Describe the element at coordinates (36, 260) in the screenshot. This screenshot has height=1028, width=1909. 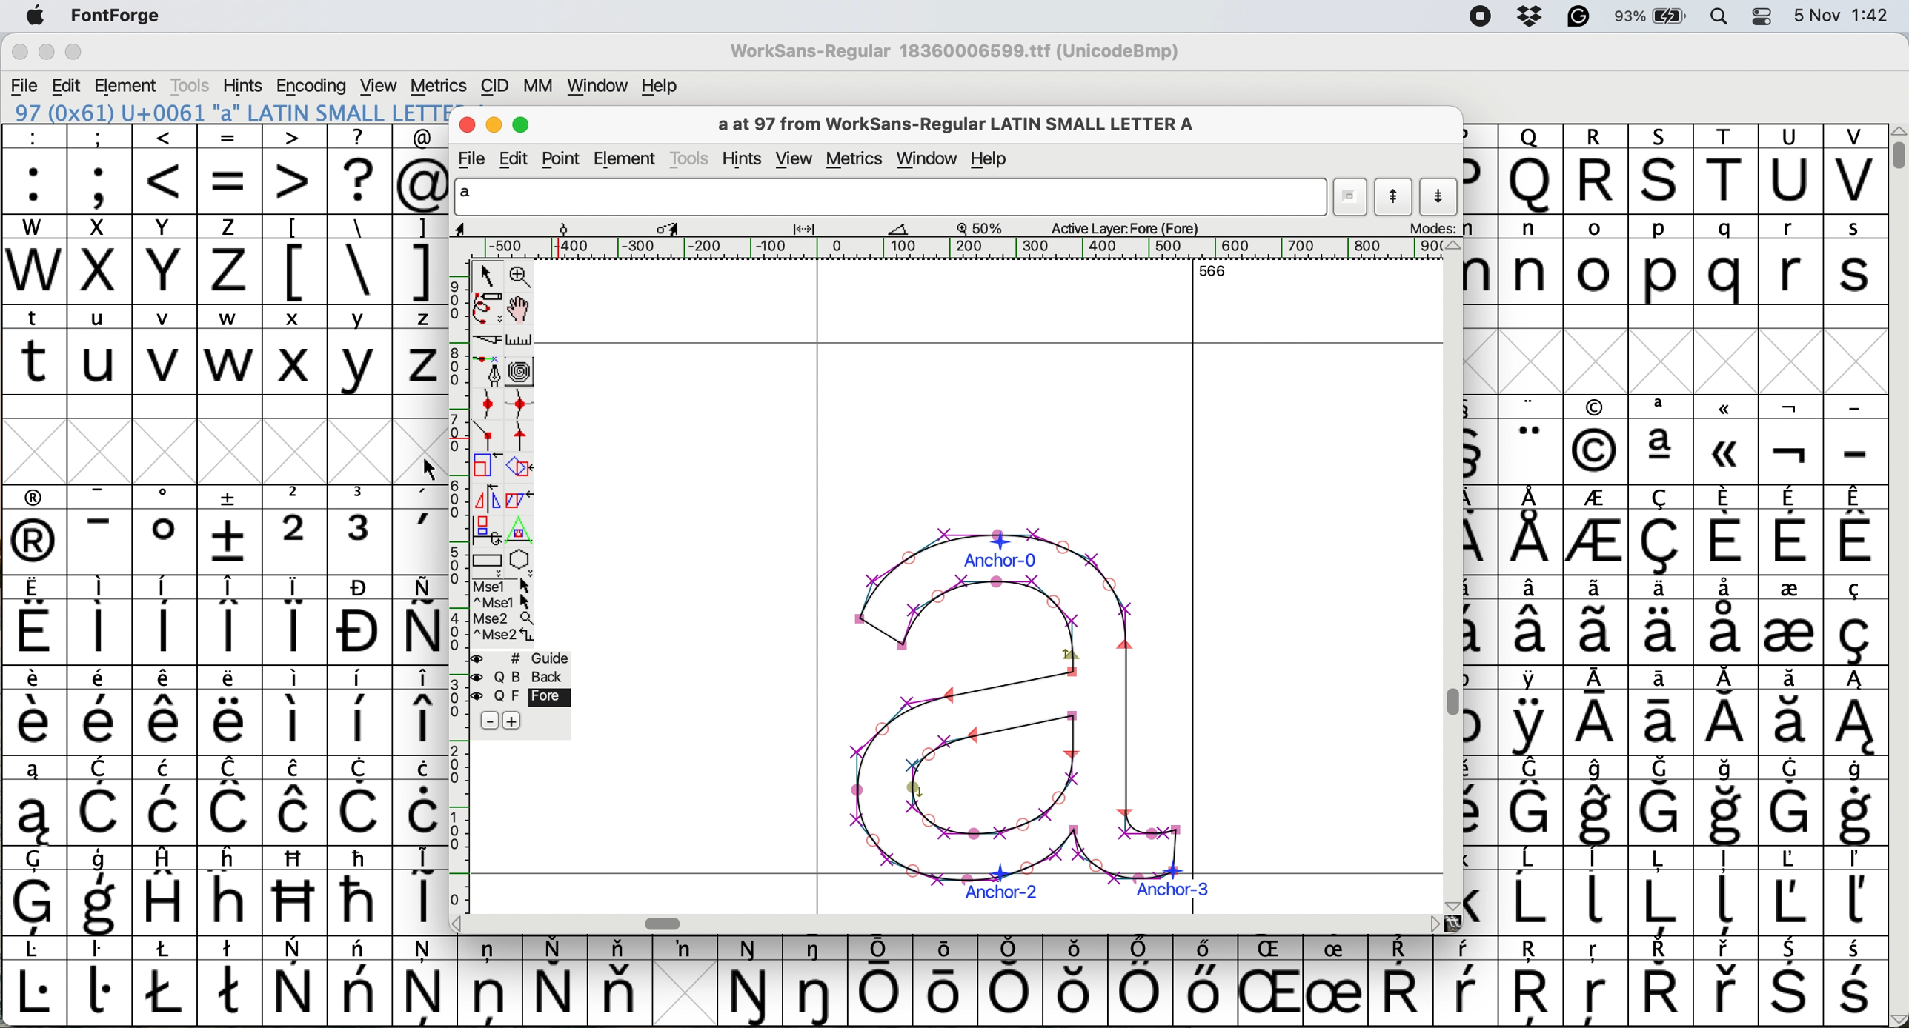
I see `W` at that location.